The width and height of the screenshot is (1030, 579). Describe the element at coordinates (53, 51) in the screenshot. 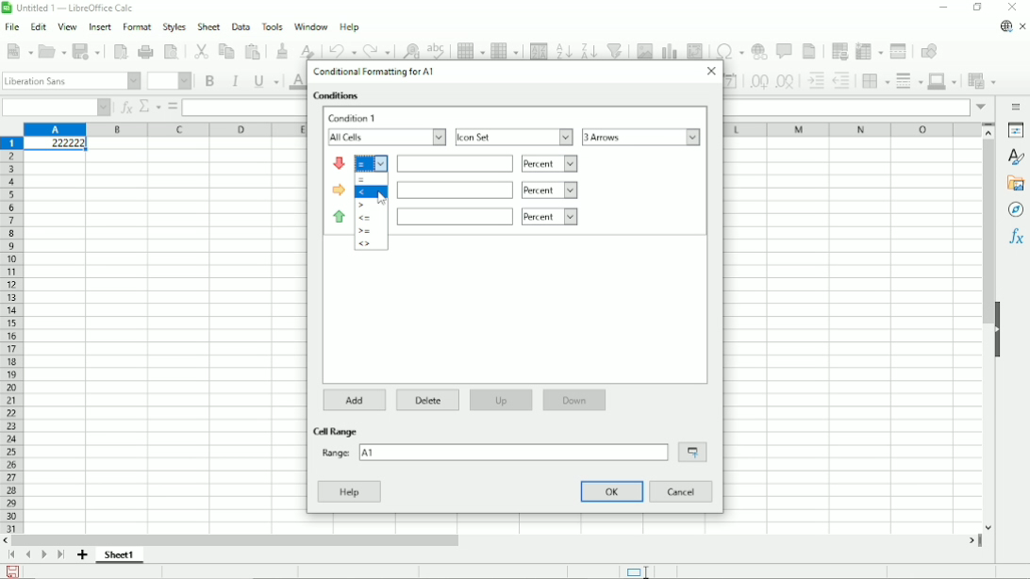

I see `Open` at that location.